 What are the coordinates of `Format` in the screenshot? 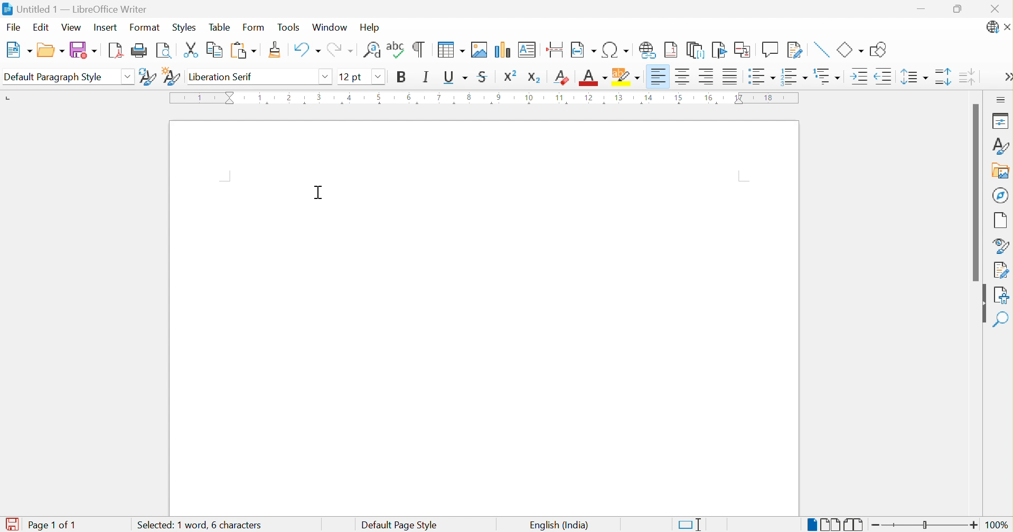 It's located at (144, 28).